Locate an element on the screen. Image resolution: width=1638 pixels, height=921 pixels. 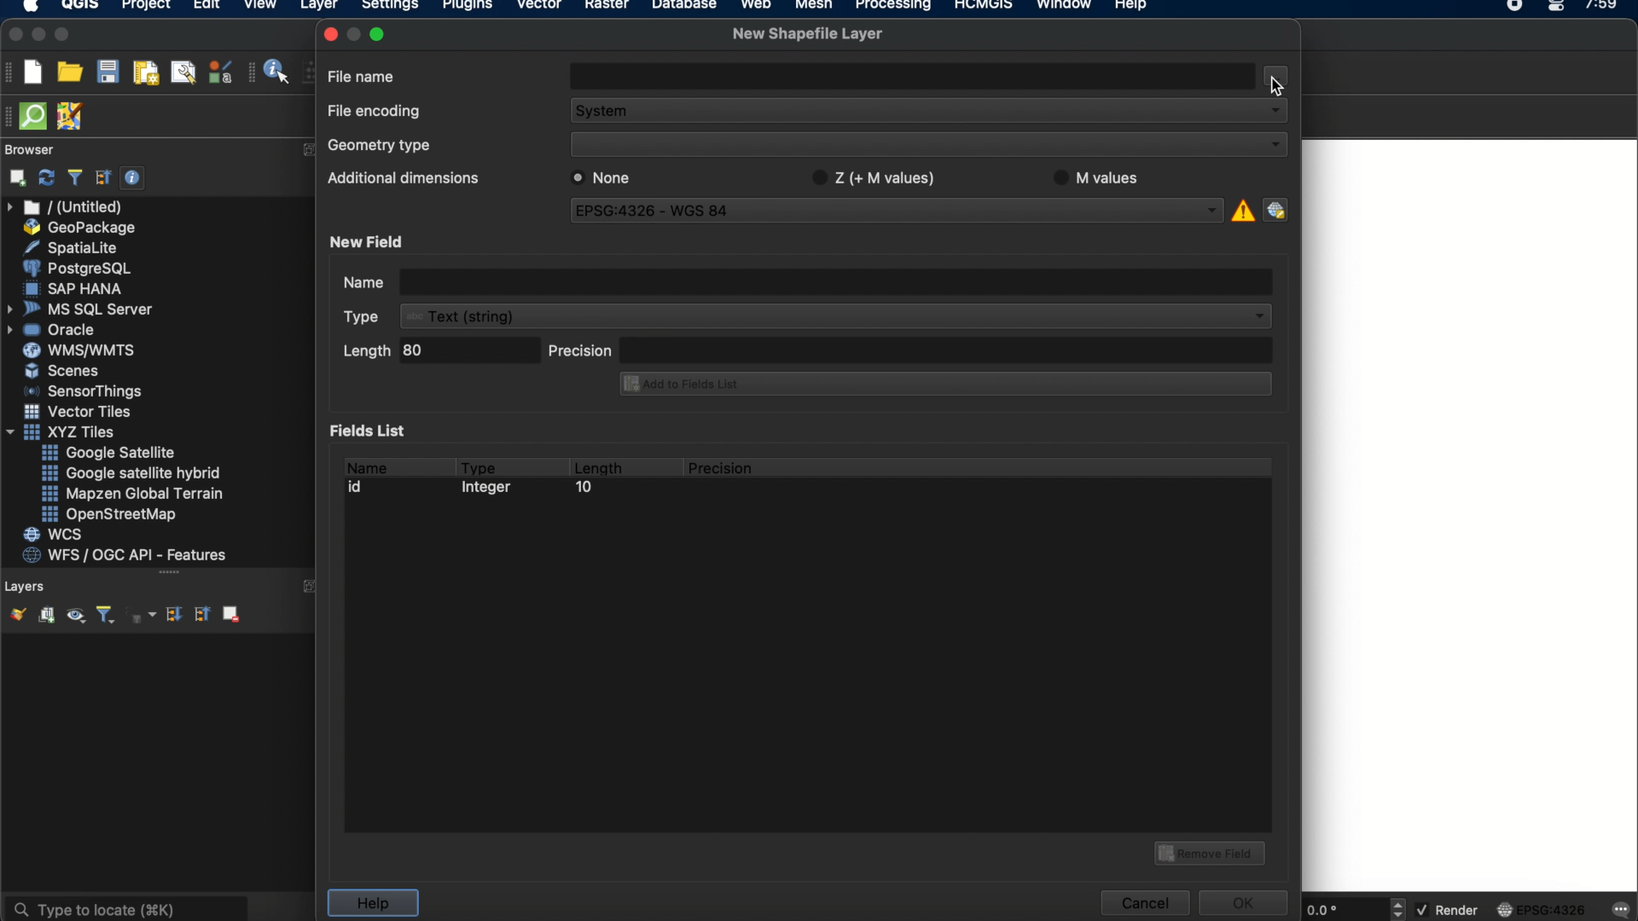
window is located at coordinates (1067, 7).